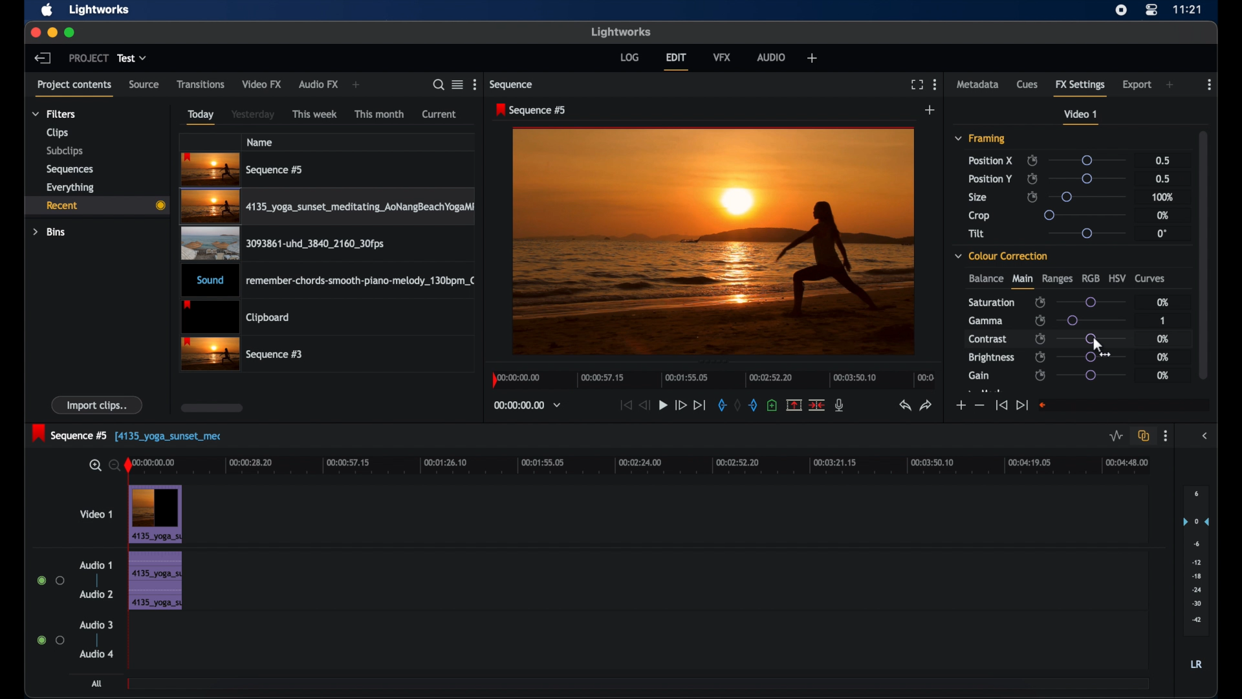 Image resolution: width=1242 pixels, height=699 pixels. I want to click on slider, so click(1091, 375).